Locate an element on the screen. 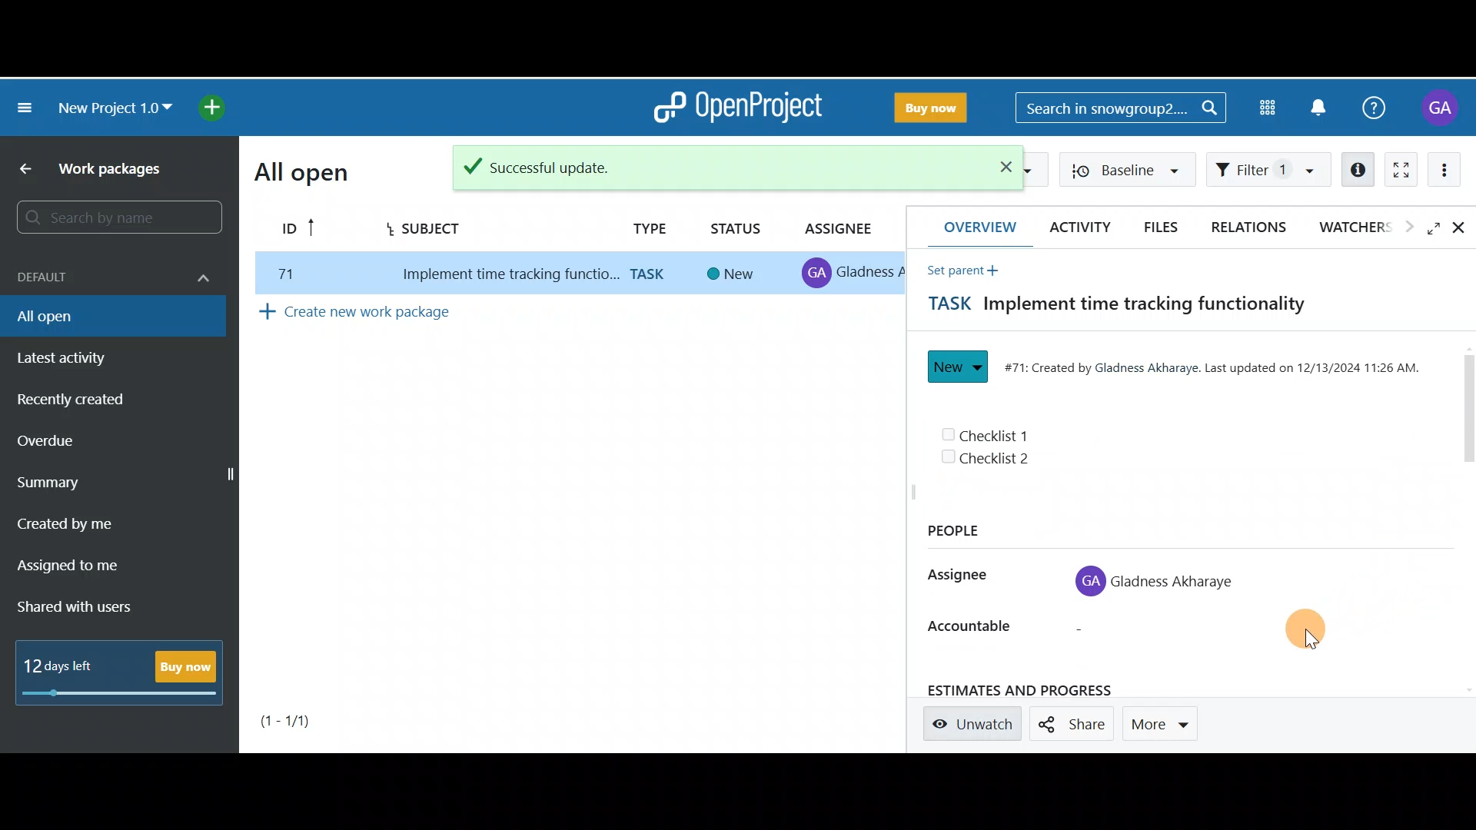 This screenshot has width=1476, height=830. Activity is located at coordinates (1076, 227).